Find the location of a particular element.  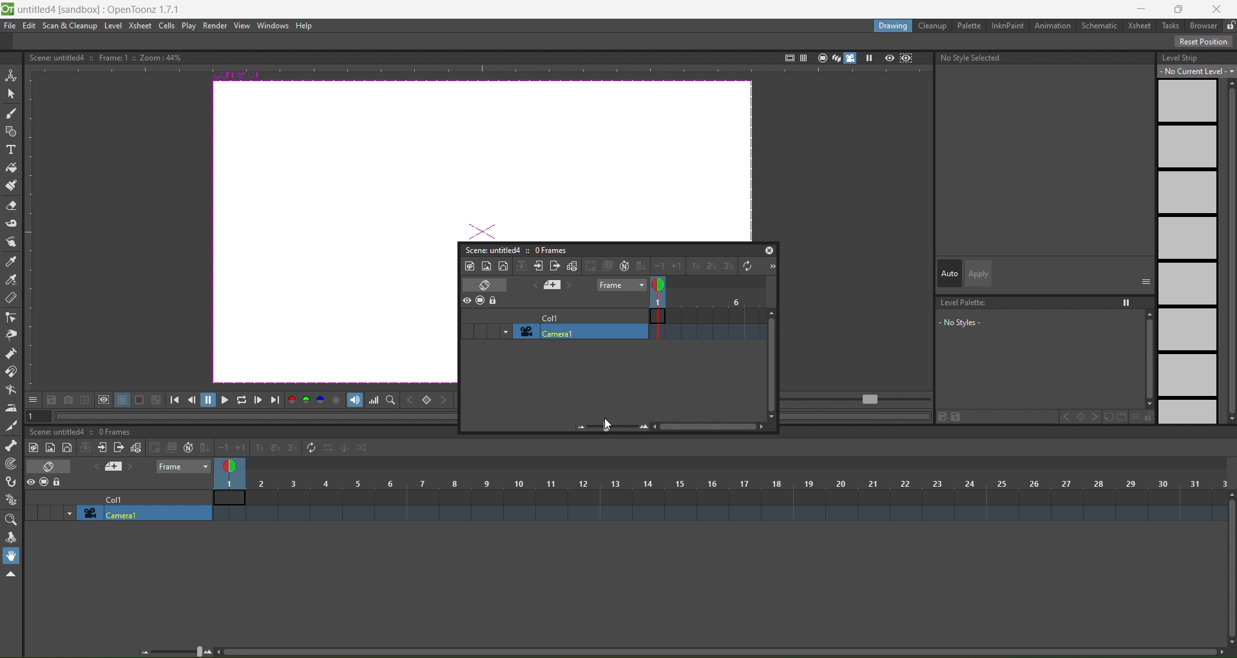

level palette is located at coordinates (1042, 323).